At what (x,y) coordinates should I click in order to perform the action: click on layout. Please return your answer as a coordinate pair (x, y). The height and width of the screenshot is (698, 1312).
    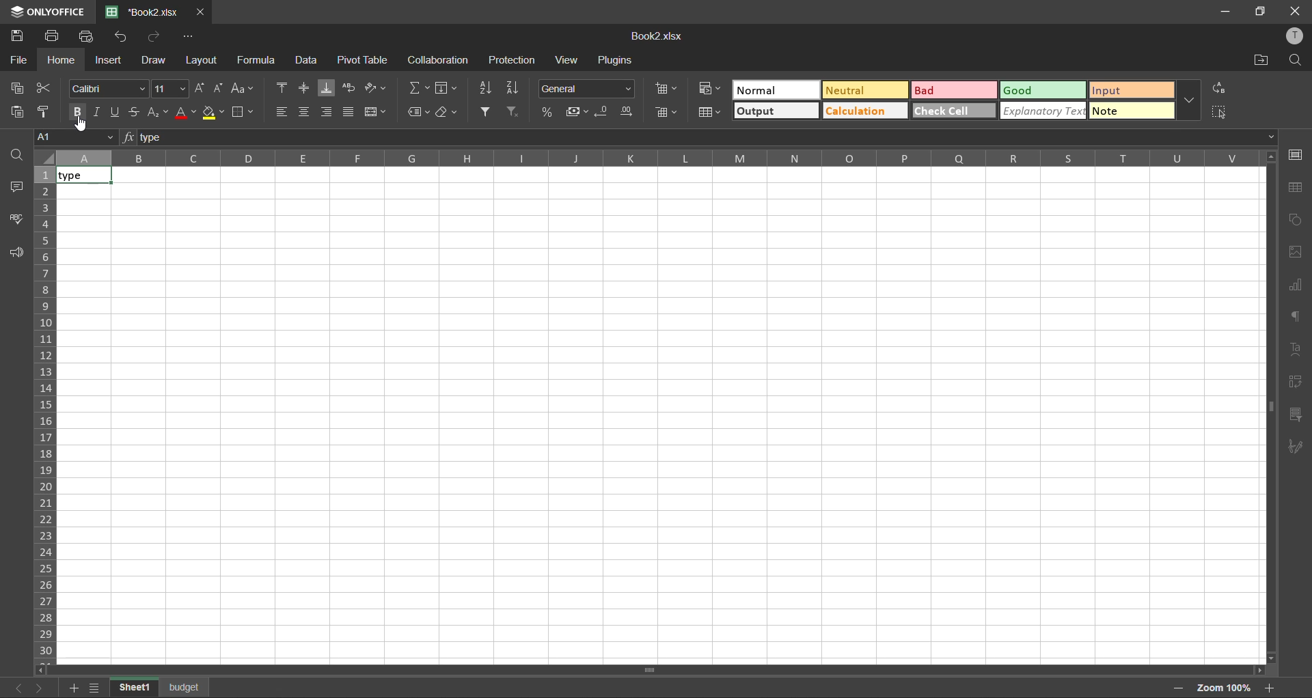
    Looking at the image, I should click on (204, 61).